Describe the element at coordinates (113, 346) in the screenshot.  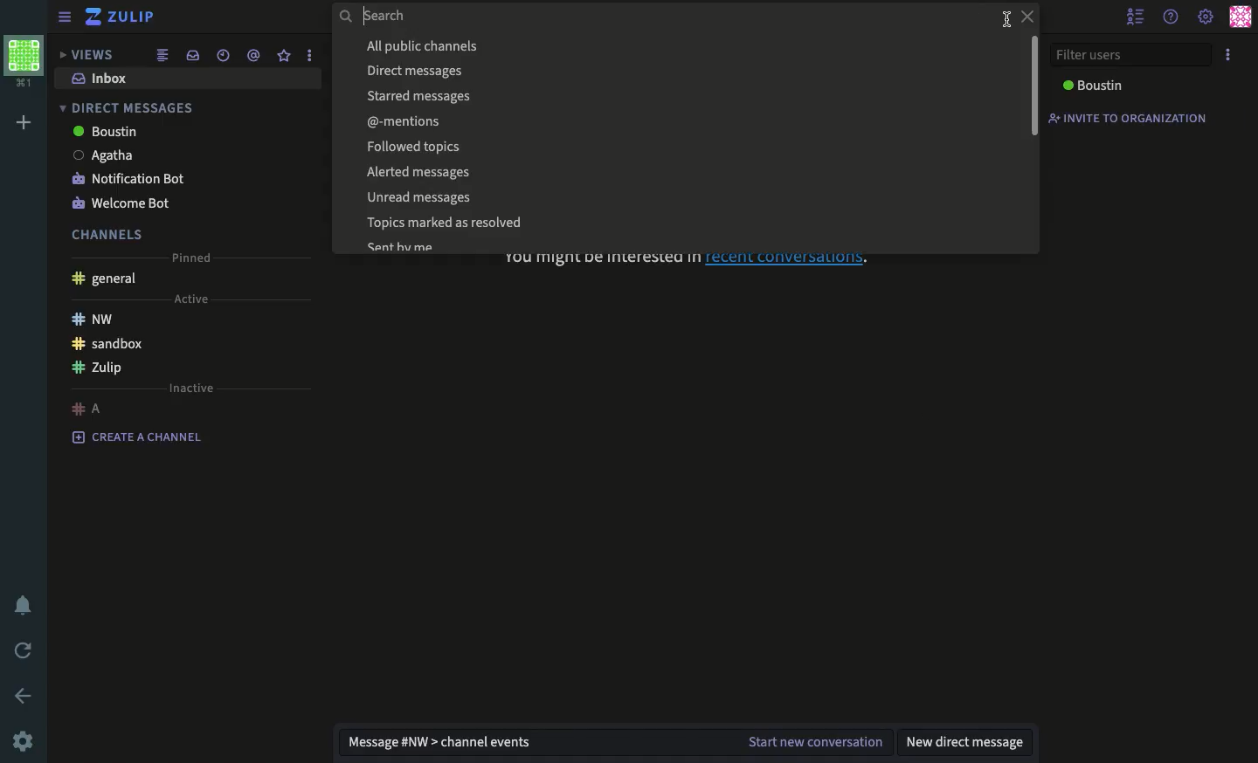
I see `sandbox` at that location.